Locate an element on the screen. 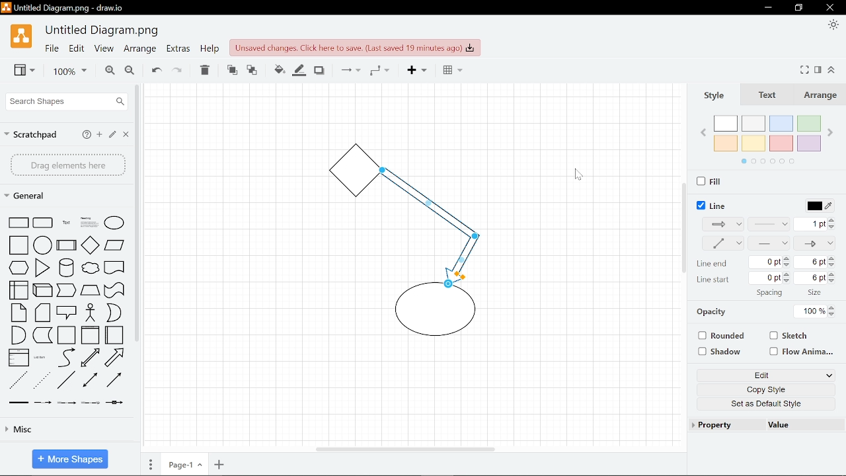 The height and width of the screenshot is (476, 846). + is located at coordinates (219, 465).